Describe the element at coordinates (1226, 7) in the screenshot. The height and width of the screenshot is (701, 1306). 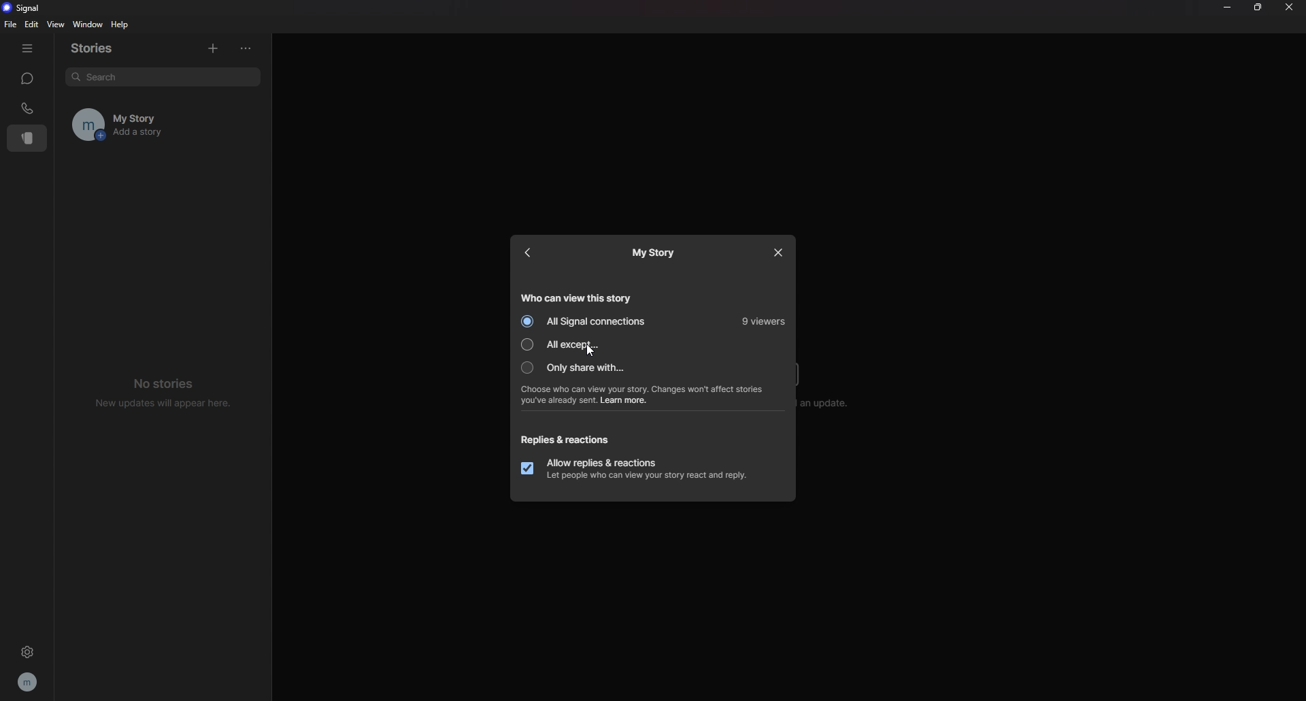
I see `minimize` at that location.